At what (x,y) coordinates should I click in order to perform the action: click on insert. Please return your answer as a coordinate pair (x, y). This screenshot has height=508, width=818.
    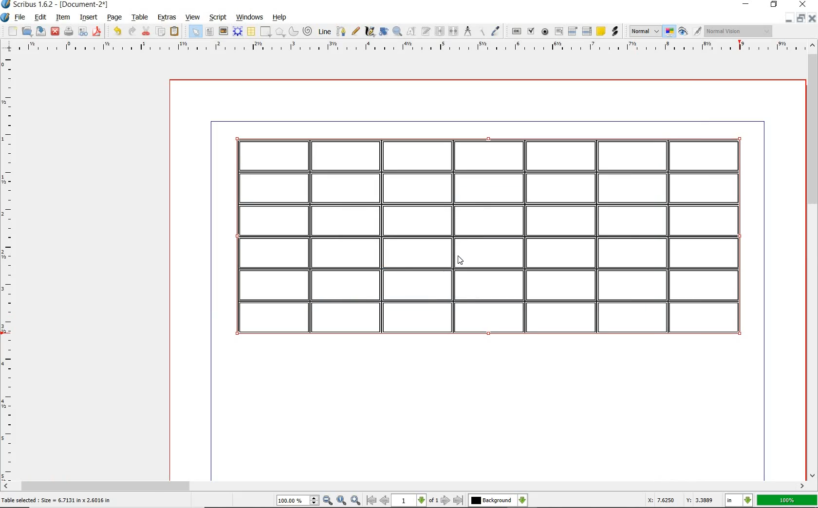
    Looking at the image, I should click on (91, 18).